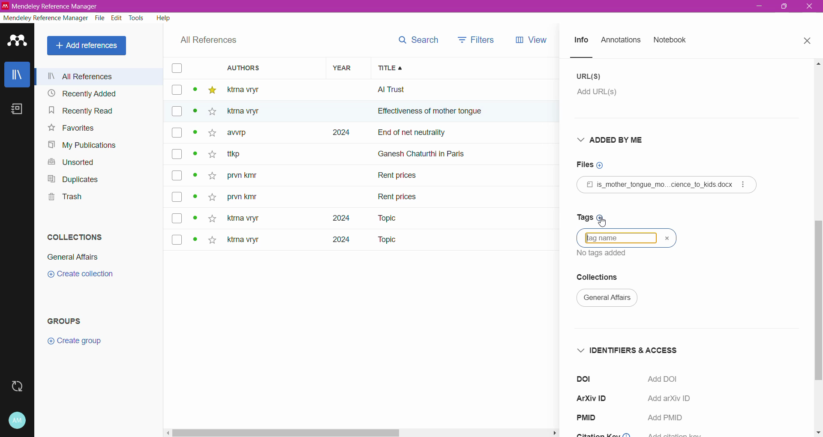 This screenshot has height=437, width=823. I want to click on Groups, so click(66, 321).